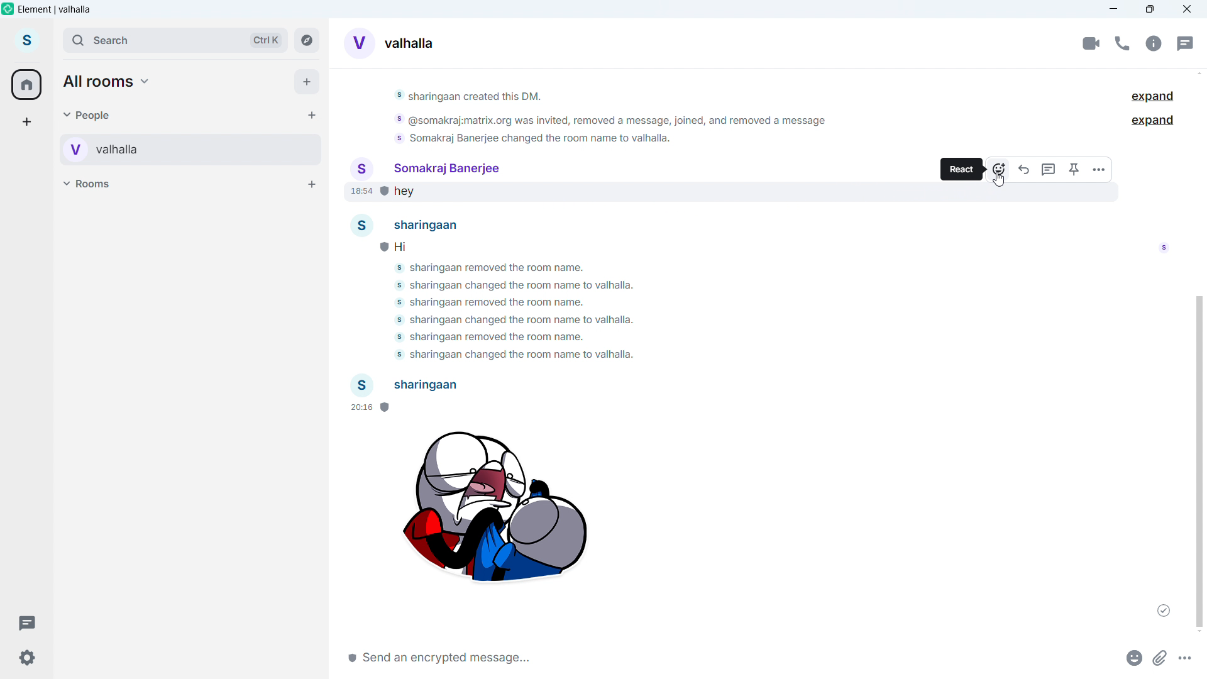 Image resolution: width=1207 pixels, height=679 pixels. I want to click on people , so click(88, 114).